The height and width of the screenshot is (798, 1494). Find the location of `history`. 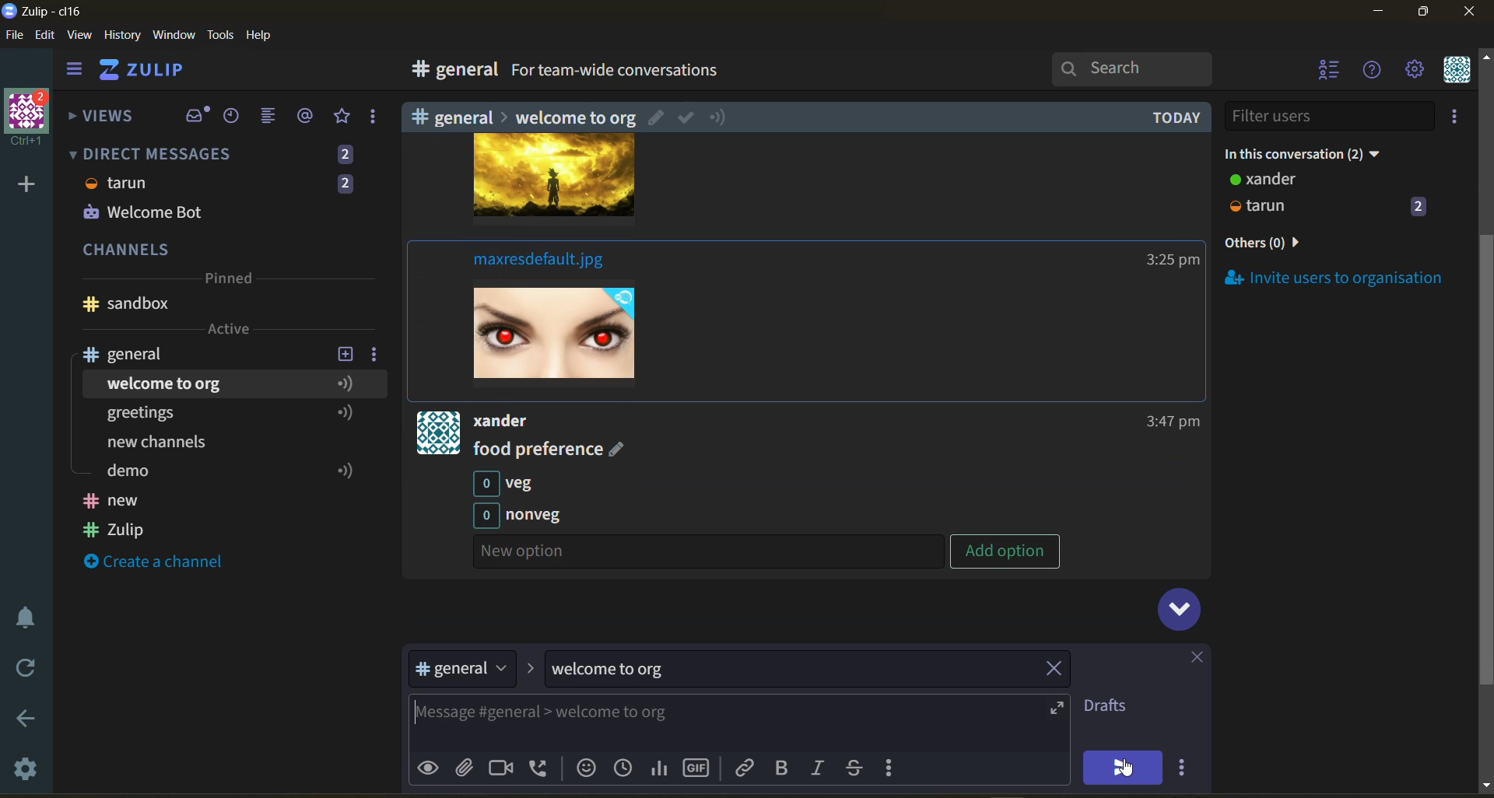

history is located at coordinates (122, 38).